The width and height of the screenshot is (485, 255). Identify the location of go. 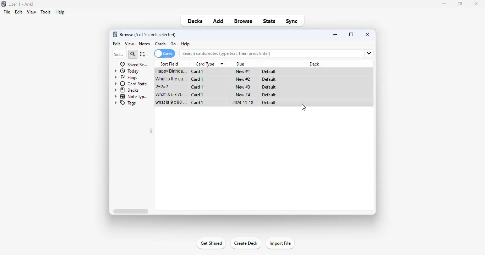
(173, 44).